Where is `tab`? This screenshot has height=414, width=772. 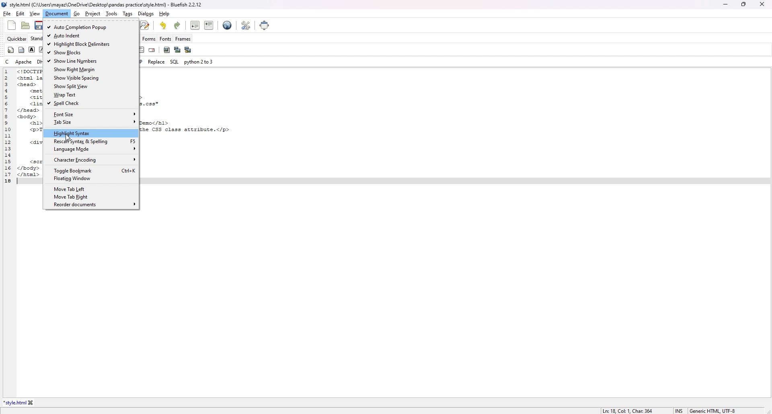 tab is located at coordinates (14, 402).